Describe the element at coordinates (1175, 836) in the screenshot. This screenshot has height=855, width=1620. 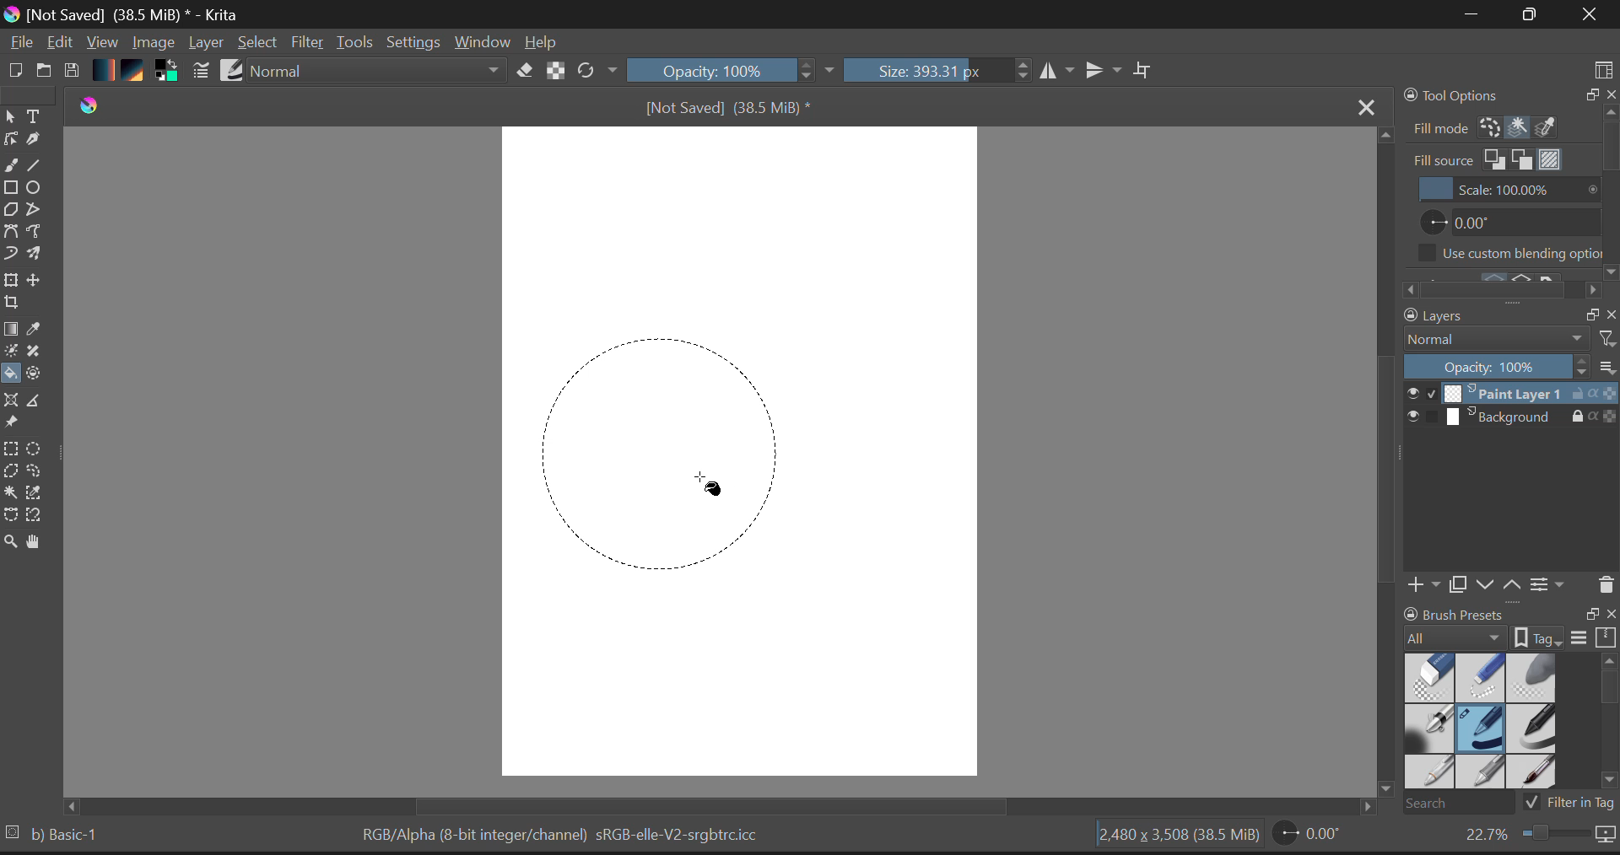
I see `Document Dimensions` at that location.